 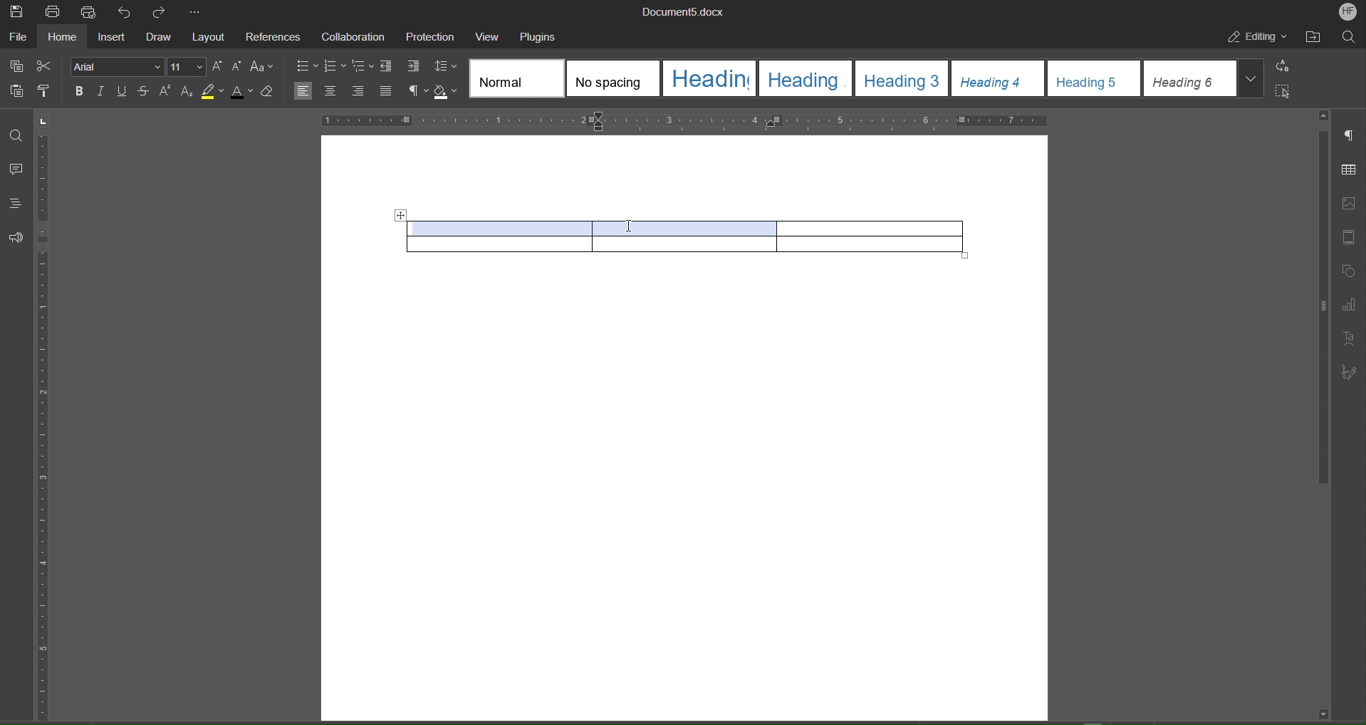 What do you see at coordinates (1315, 38) in the screenshot?
I see `Open File Location` at bounding box center [1315, 38].